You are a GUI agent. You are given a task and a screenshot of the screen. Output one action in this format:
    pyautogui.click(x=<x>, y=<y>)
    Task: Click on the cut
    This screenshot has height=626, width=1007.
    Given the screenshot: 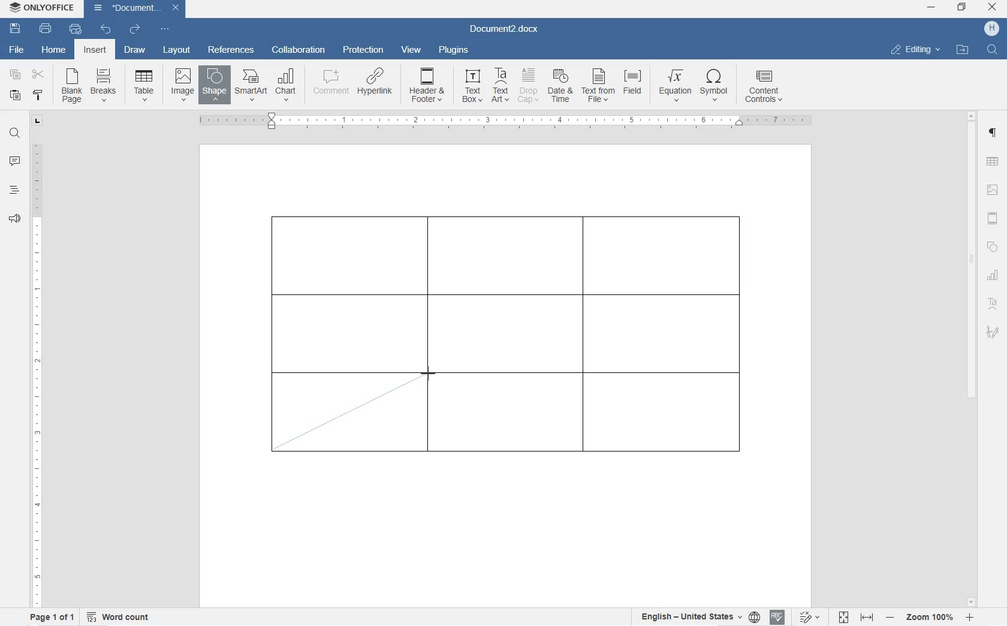 What is the action you would take?
    pyautogui.click(x=38, y=75)
    